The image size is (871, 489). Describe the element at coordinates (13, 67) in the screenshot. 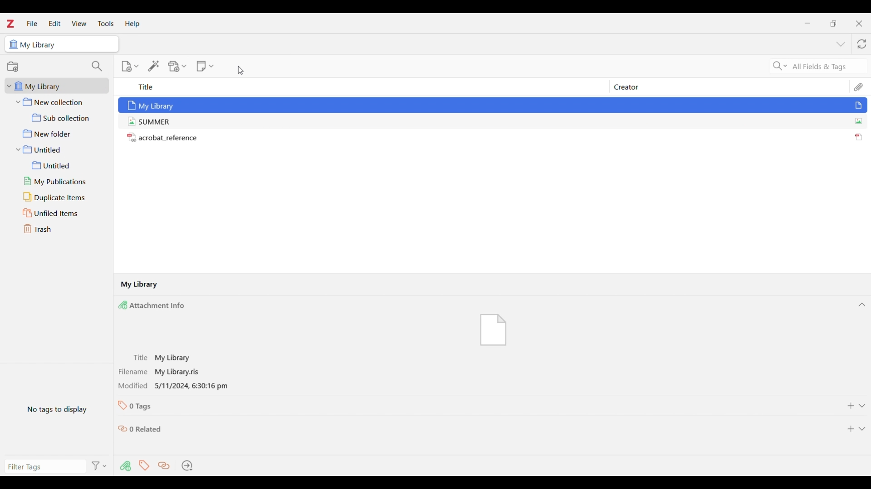

I see `Add new collection` at that location.